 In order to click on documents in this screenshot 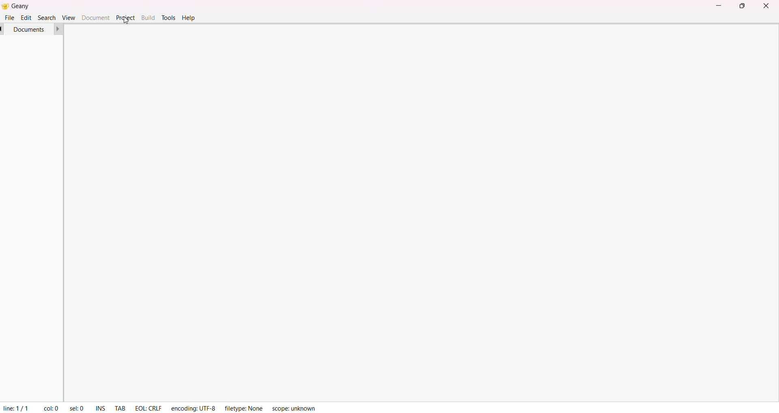, I will do `click(30, 29)`.